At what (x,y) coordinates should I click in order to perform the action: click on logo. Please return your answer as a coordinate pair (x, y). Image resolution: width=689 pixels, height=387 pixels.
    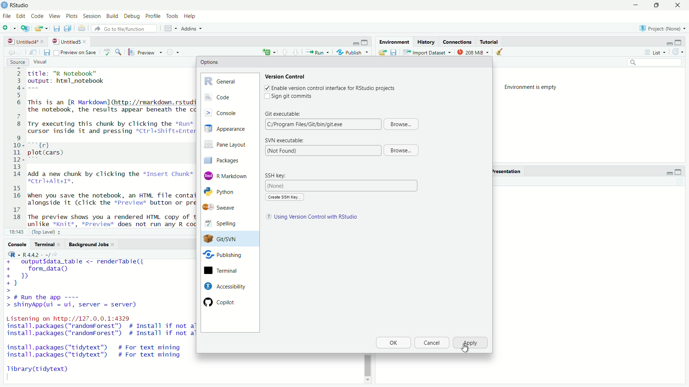
    Looking at the image, I should click on (5, 5).